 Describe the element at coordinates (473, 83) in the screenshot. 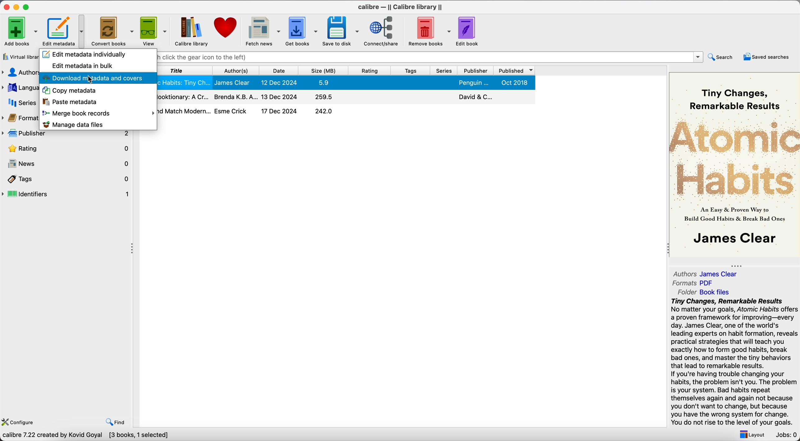

I see `Penguin...` at that location.